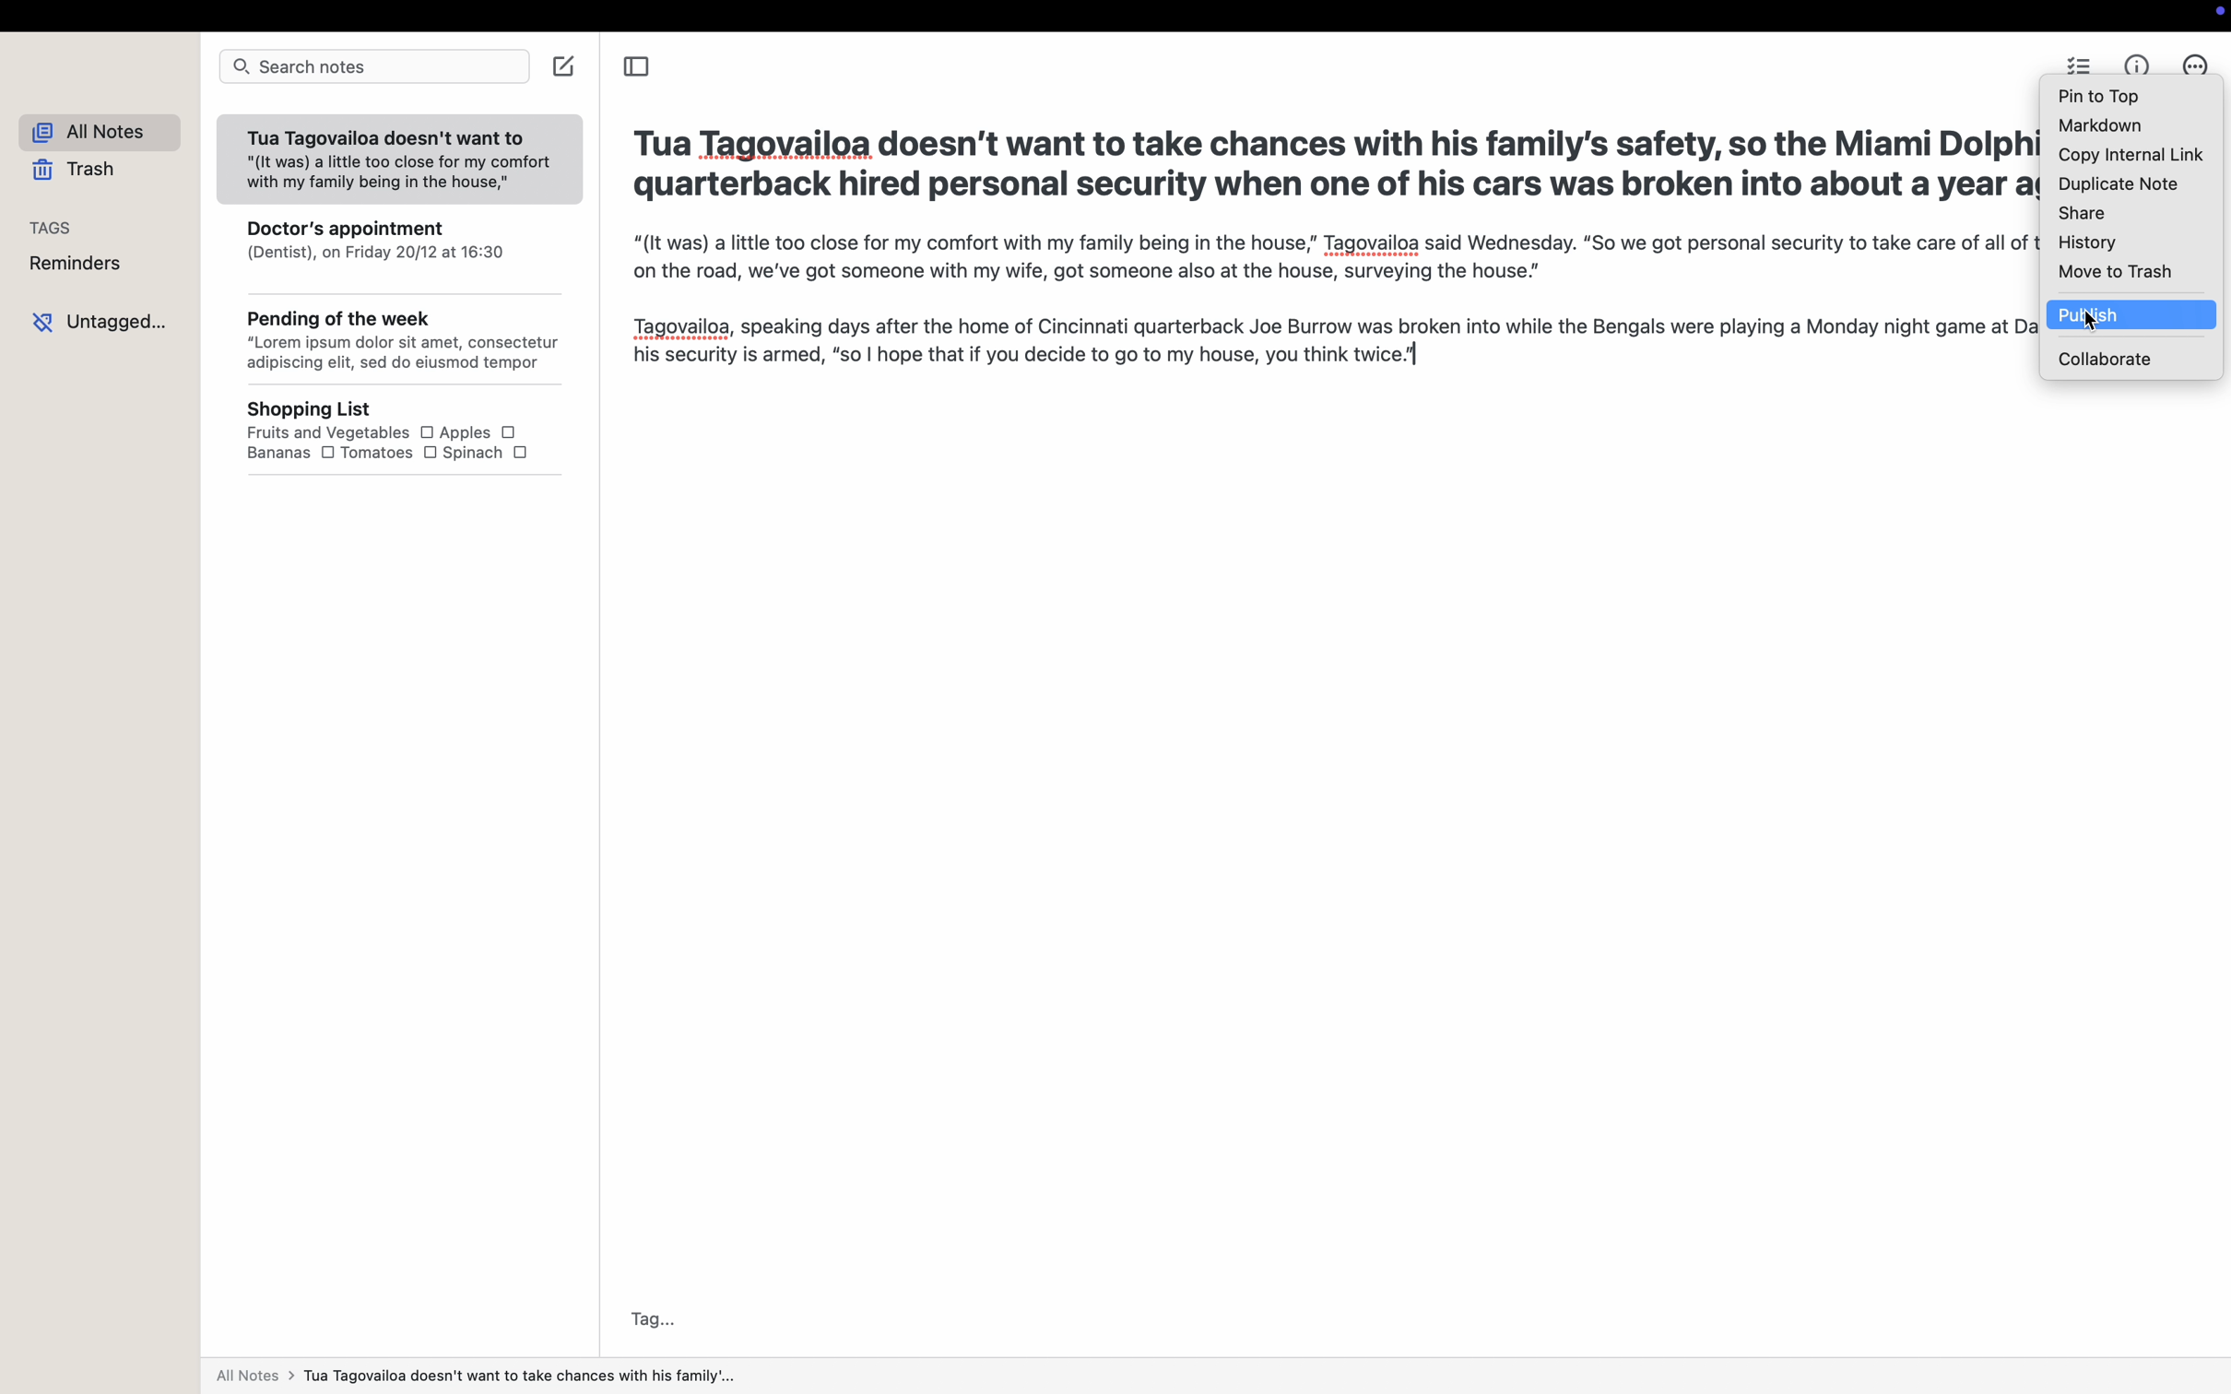 This screenshot has height=1394, width=2231. What do you see at coordinates (2115, 273) in the screenshot?
I see `move to trash` at bounding box center [2115, 273].